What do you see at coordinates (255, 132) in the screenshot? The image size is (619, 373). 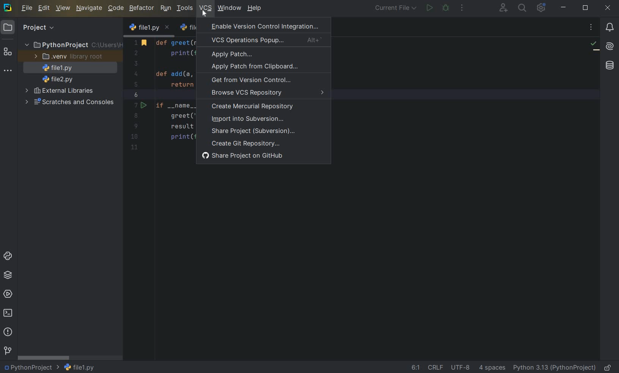 I see `share project (subversion)` at bounding box center [255, 132].